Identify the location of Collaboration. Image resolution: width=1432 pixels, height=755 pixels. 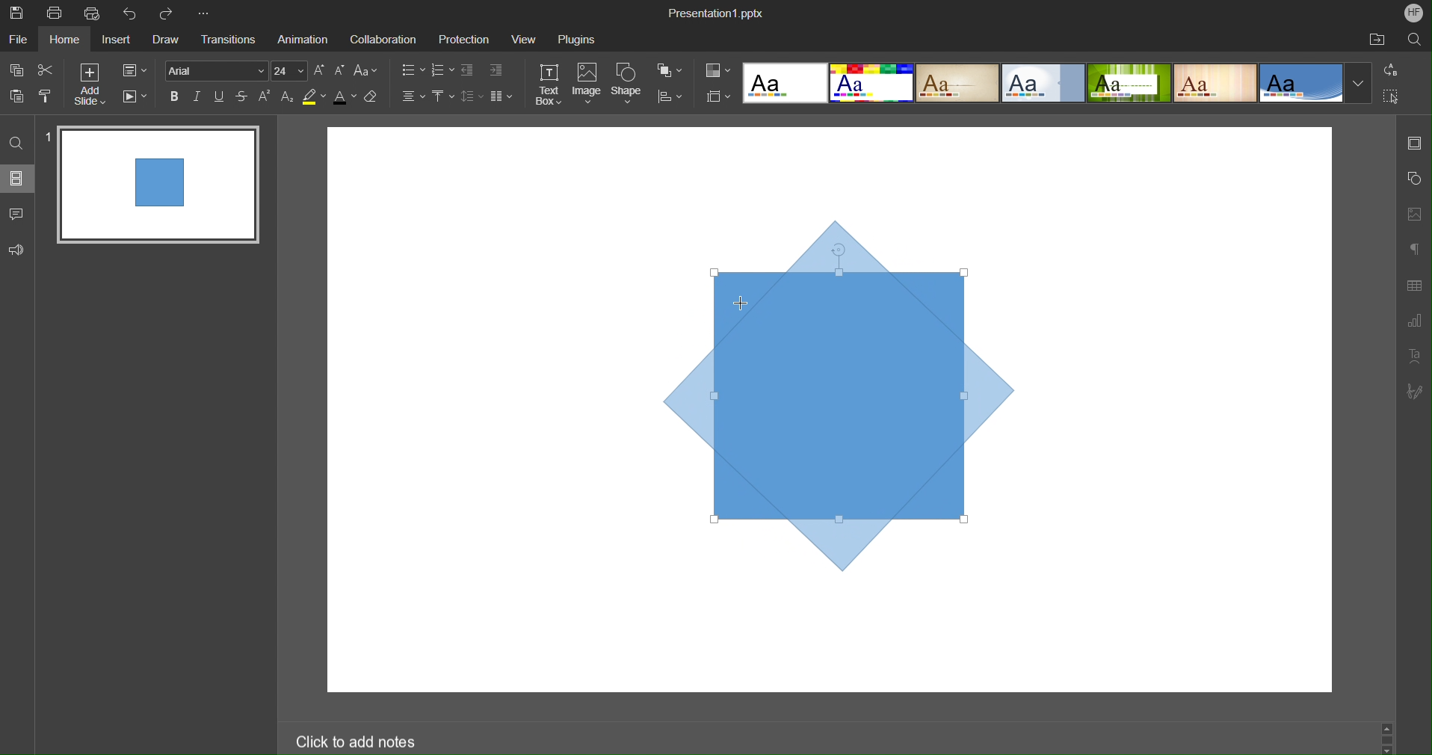
(380, 37).